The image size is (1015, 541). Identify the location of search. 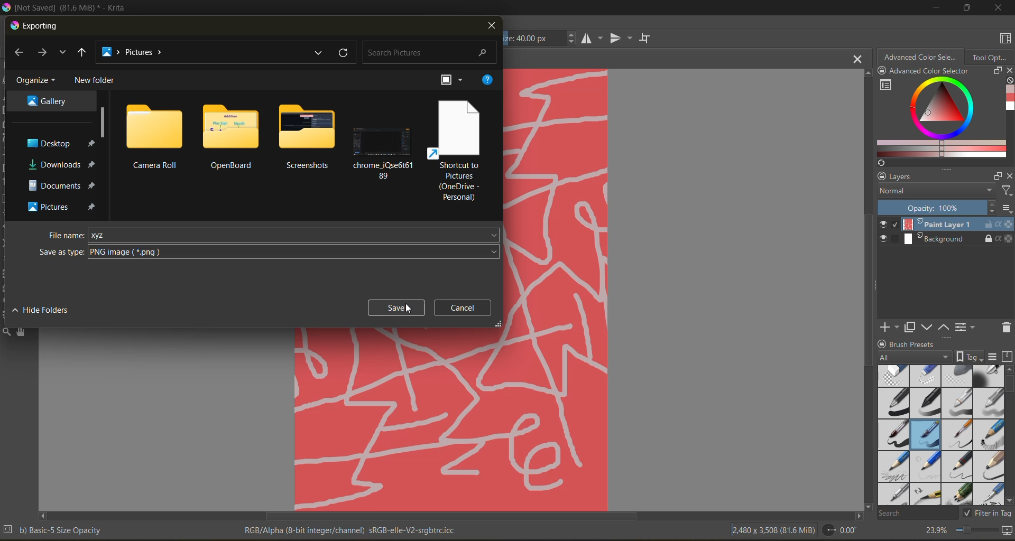
(917, 512).